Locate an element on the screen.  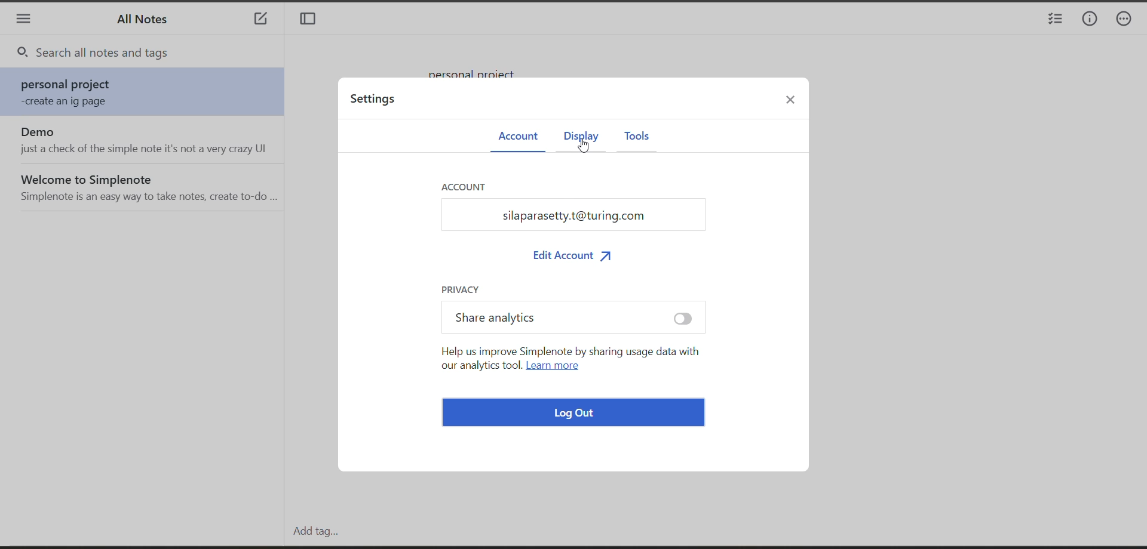
note 1 is located at coordinates (146, 93).